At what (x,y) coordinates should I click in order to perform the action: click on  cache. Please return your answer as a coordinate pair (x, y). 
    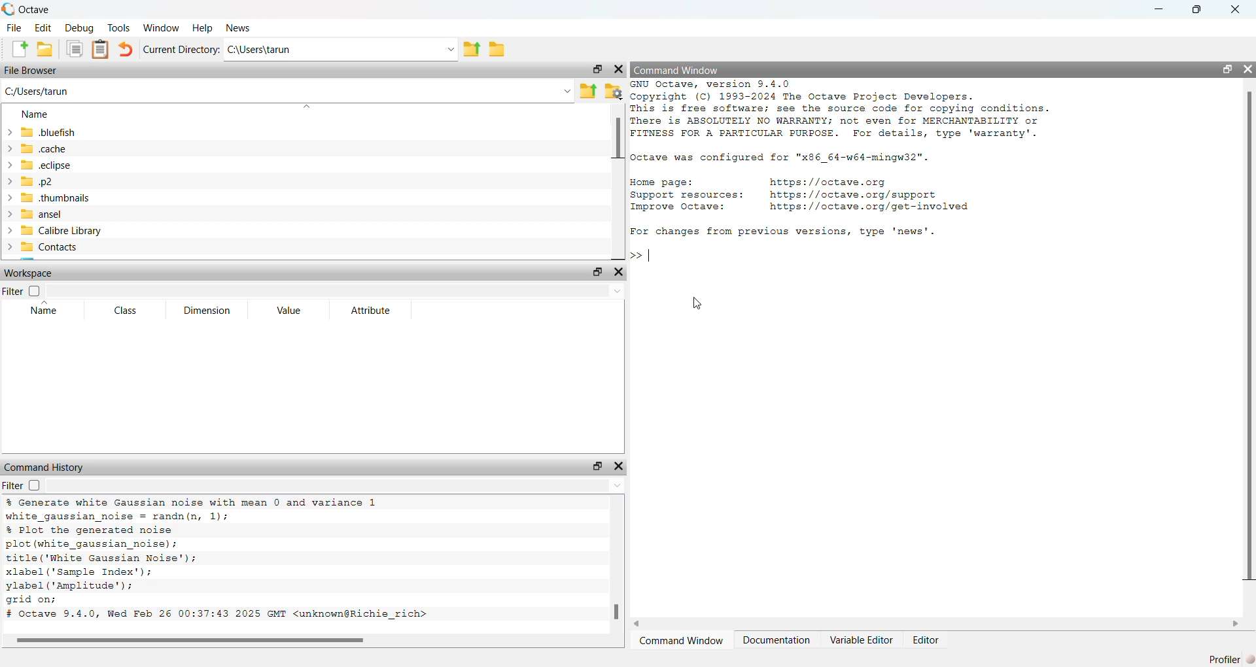
    Looking at the image, I should click on (44, 148).